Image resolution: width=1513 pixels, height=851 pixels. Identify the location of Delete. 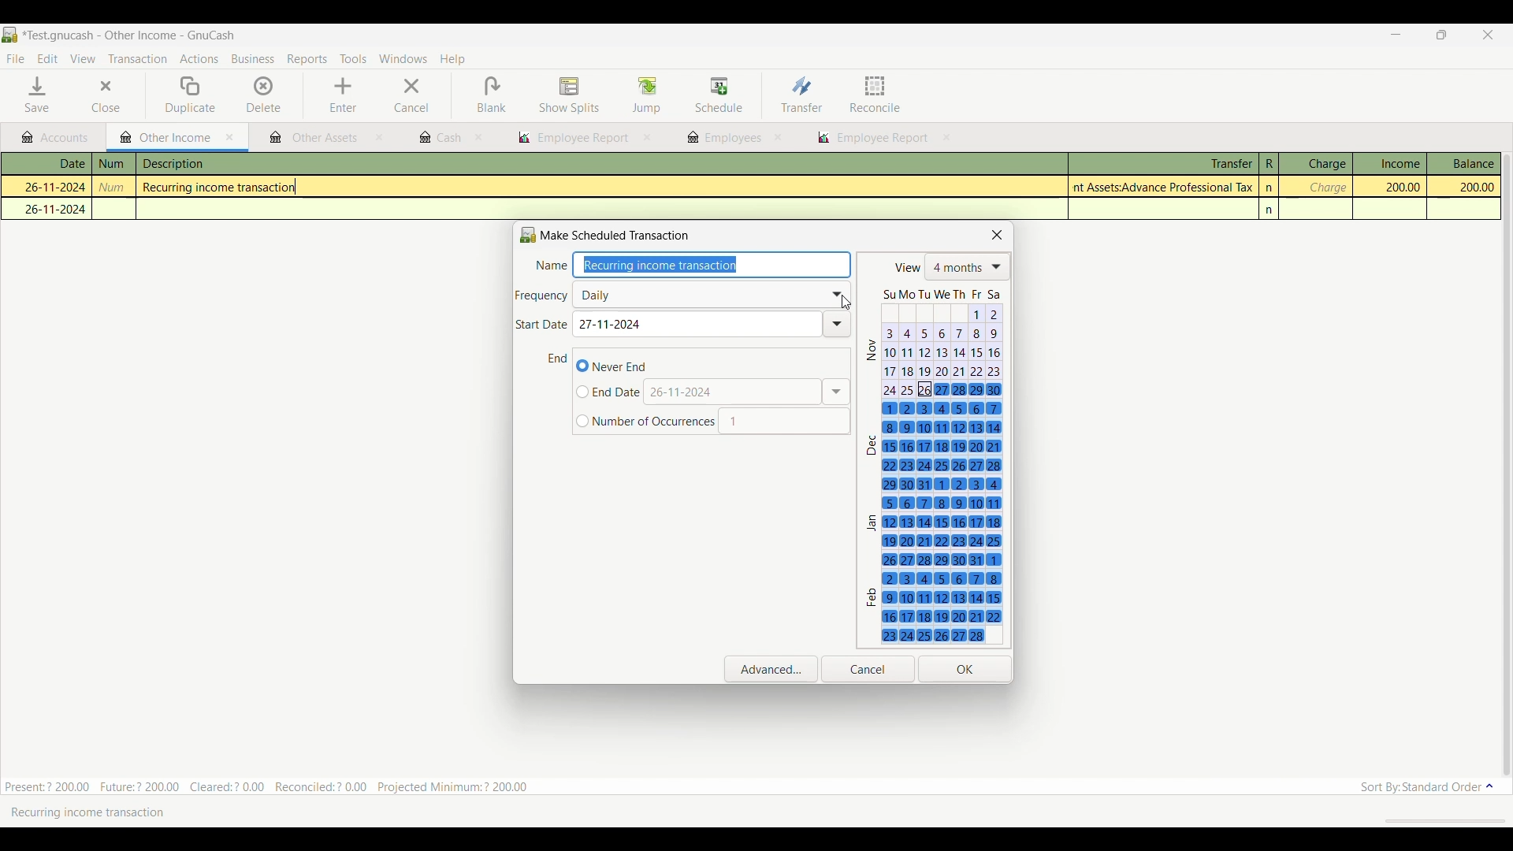
(264, 94).